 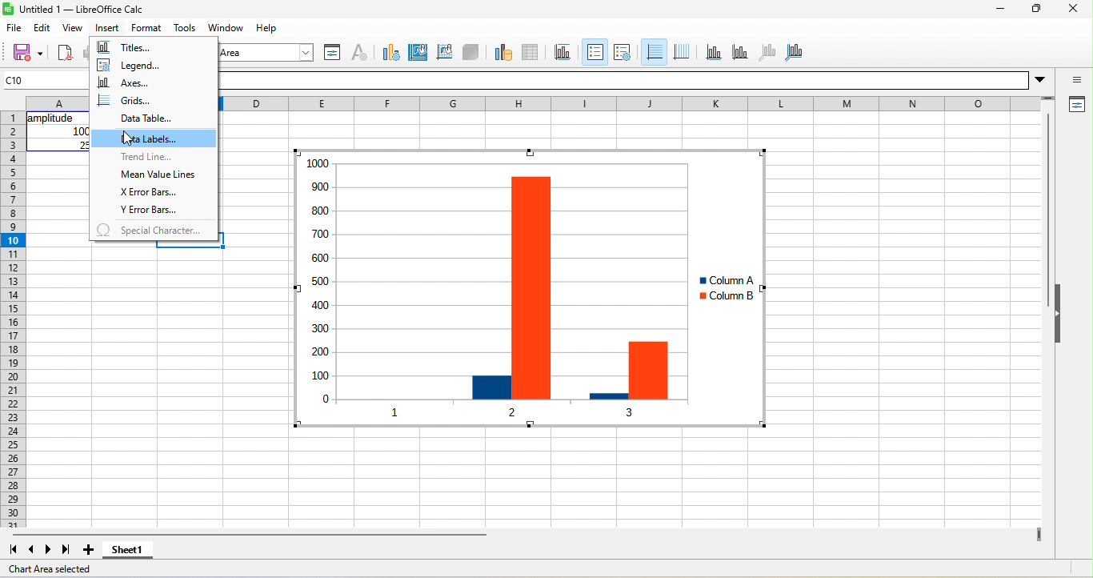 What do you see at coordinates (474, 290) in the screenshot?
I see `chart` at bounding box center [474, 290].